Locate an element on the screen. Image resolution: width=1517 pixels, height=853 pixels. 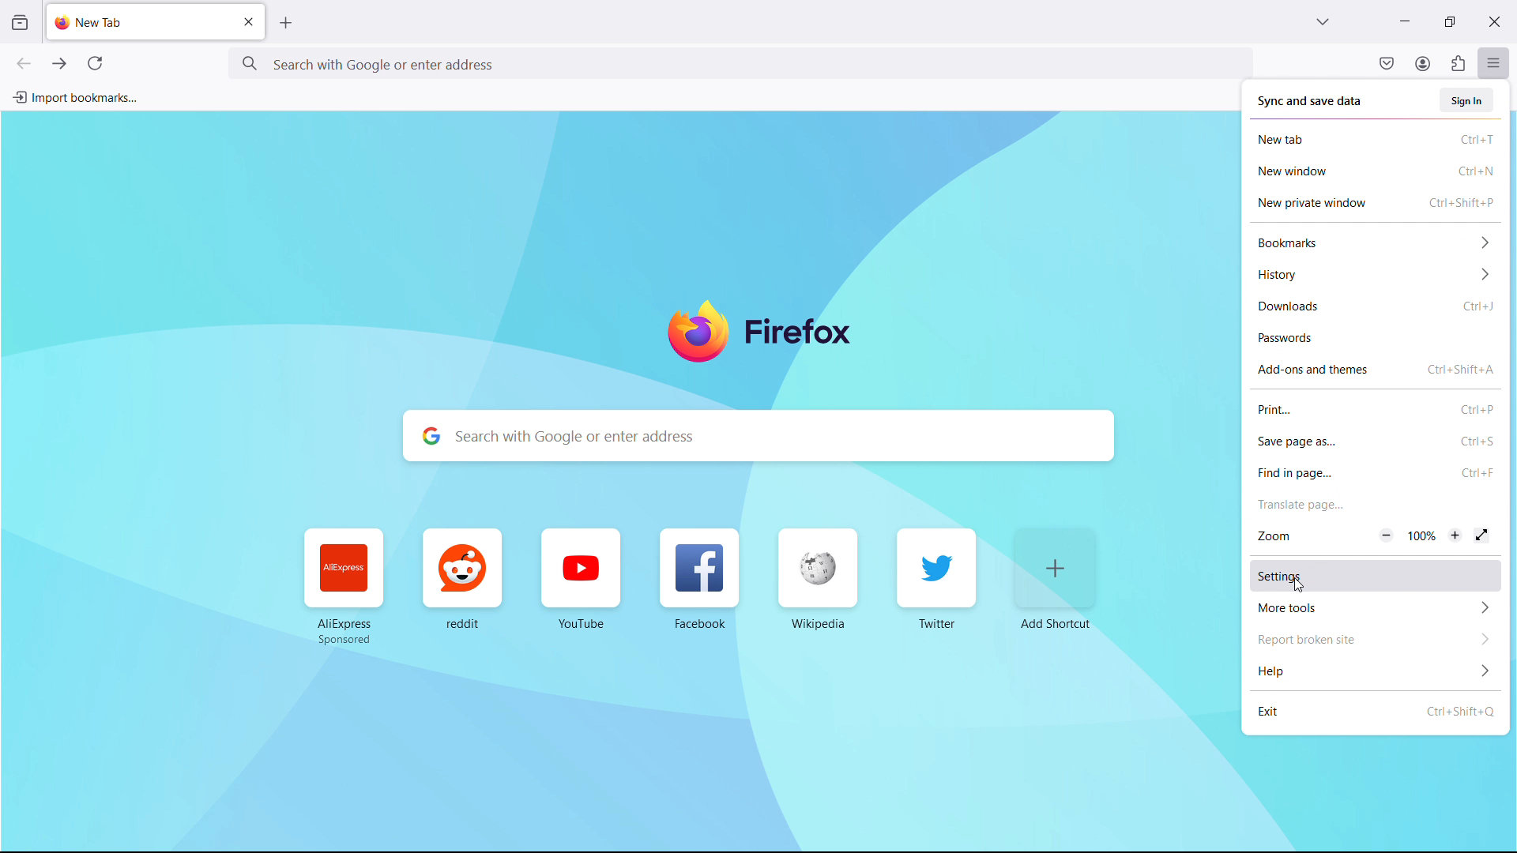
settings is located at coordinates (1375, 575).